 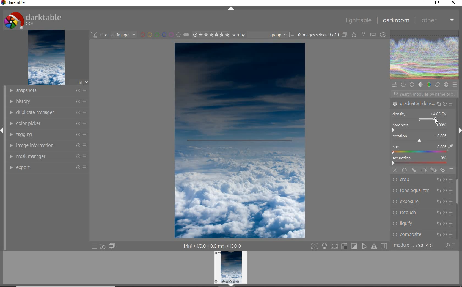 I want to click on ENABLE FOR ONLINE HELP, so click(x=363, y=34).